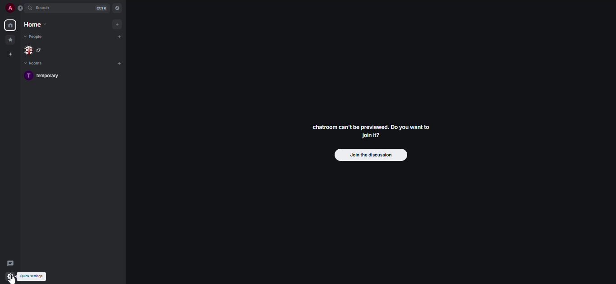 The width and height of the screenshot is (616, 284). What do you see at coordinates (120, 64) in the screenshot?
I see `add` at bounding box center [120, 64].